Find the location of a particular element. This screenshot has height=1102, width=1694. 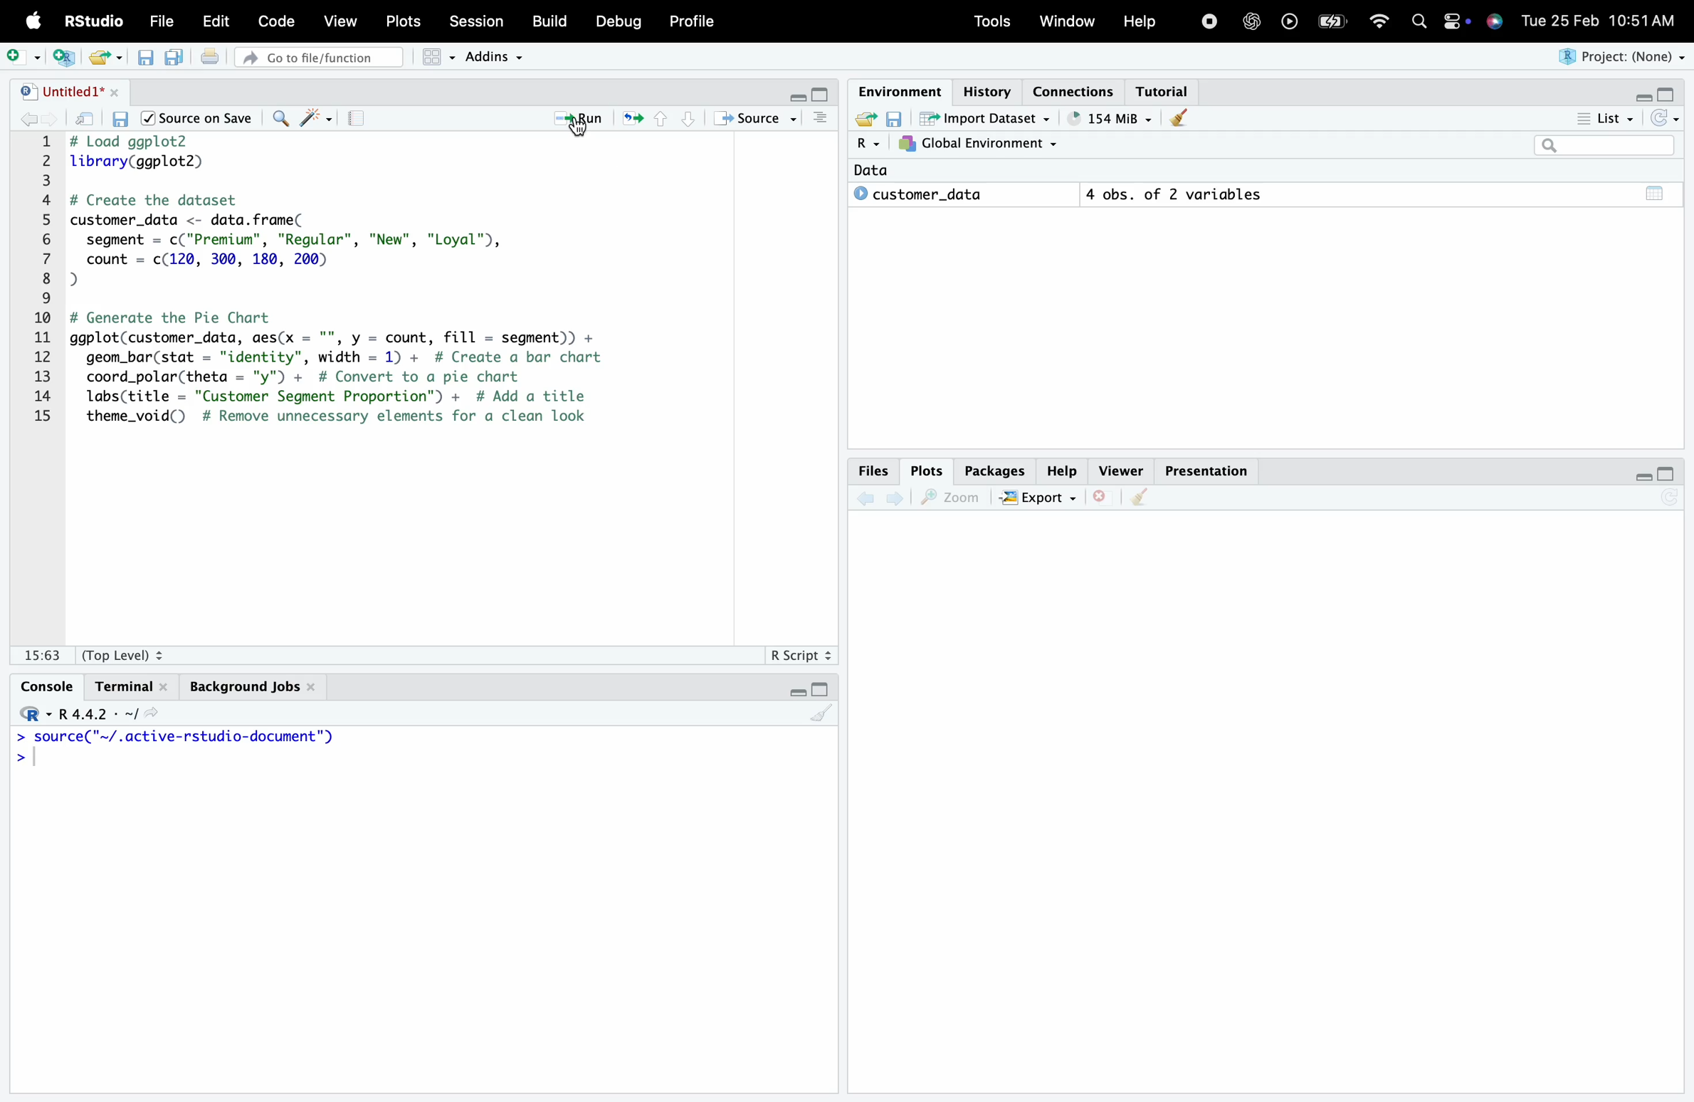

Connections is located at coordinates (1076, 90).